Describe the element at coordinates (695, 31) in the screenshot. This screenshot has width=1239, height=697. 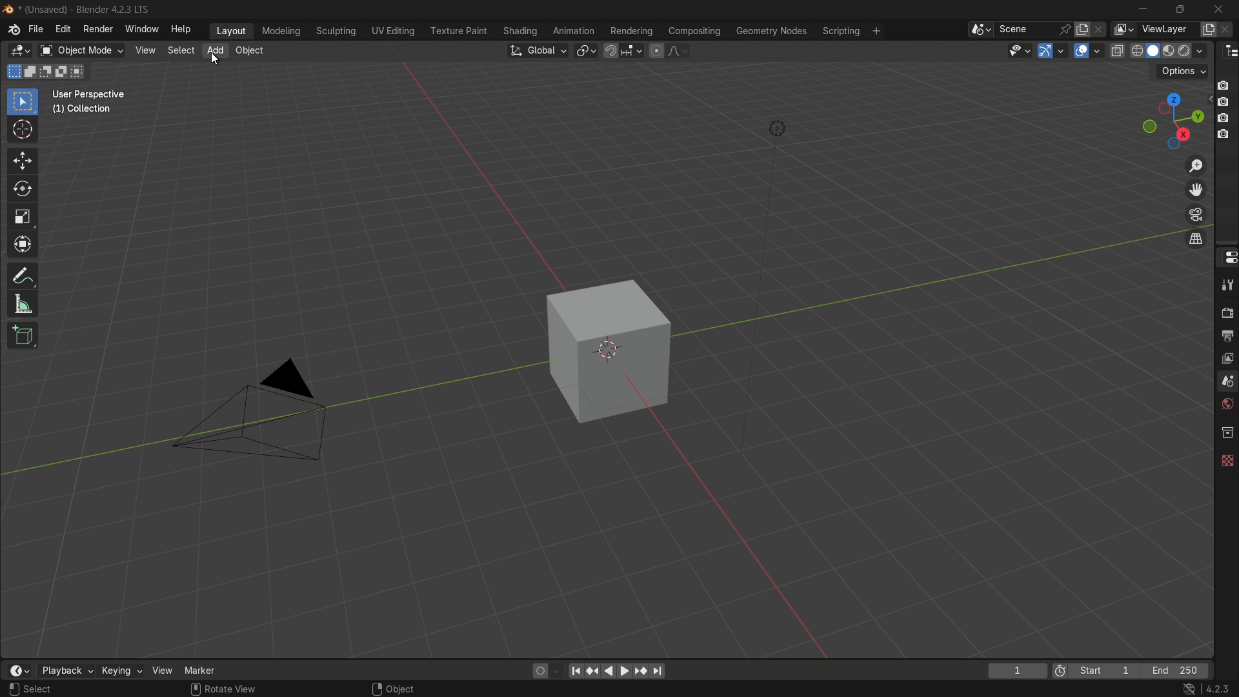
I see `compositing menu` at that location.